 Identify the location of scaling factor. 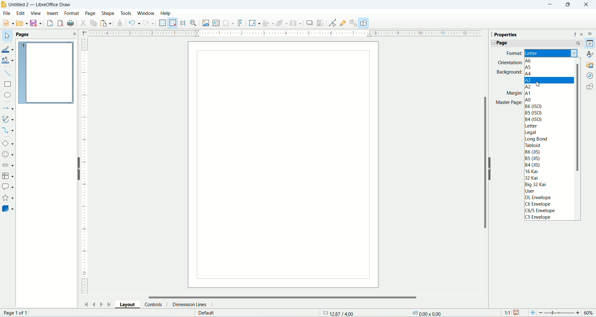
(506, 313).